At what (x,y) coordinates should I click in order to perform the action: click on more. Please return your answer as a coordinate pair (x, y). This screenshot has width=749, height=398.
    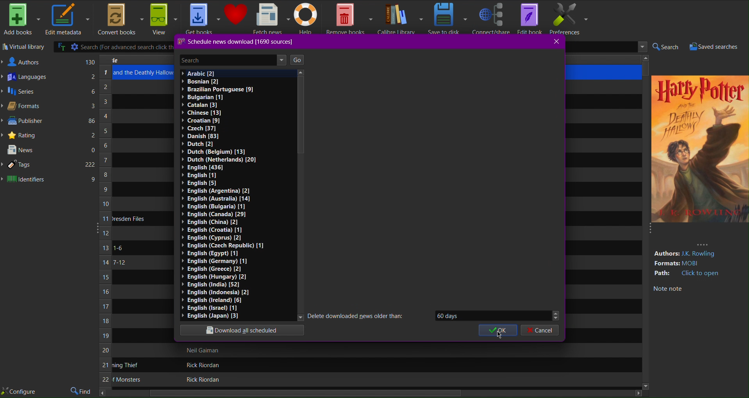
    Looking at the image, I should click on (703, 244).